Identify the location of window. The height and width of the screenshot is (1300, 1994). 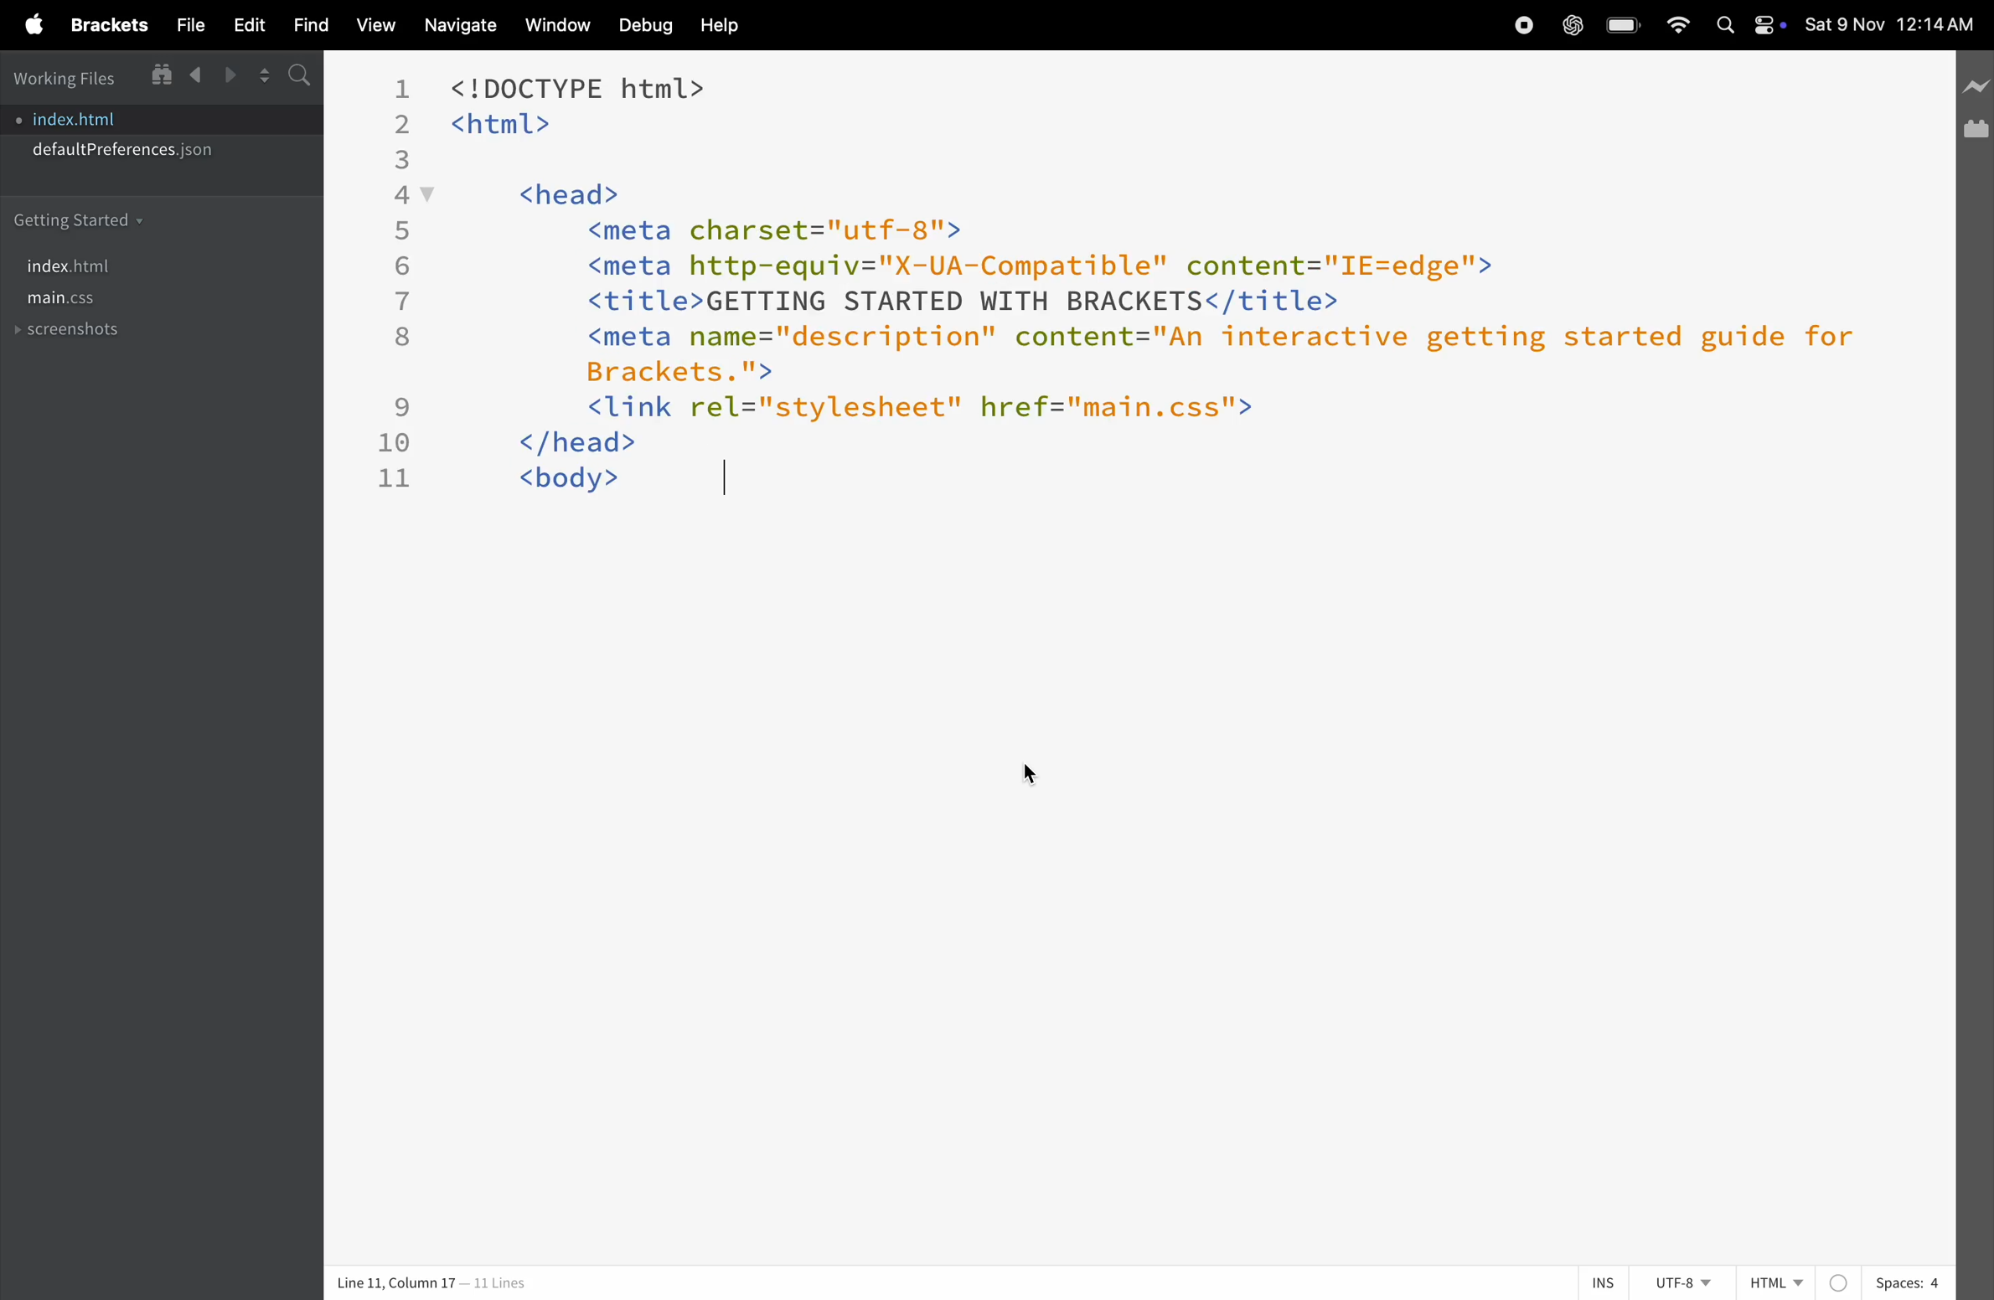
(557, 27).